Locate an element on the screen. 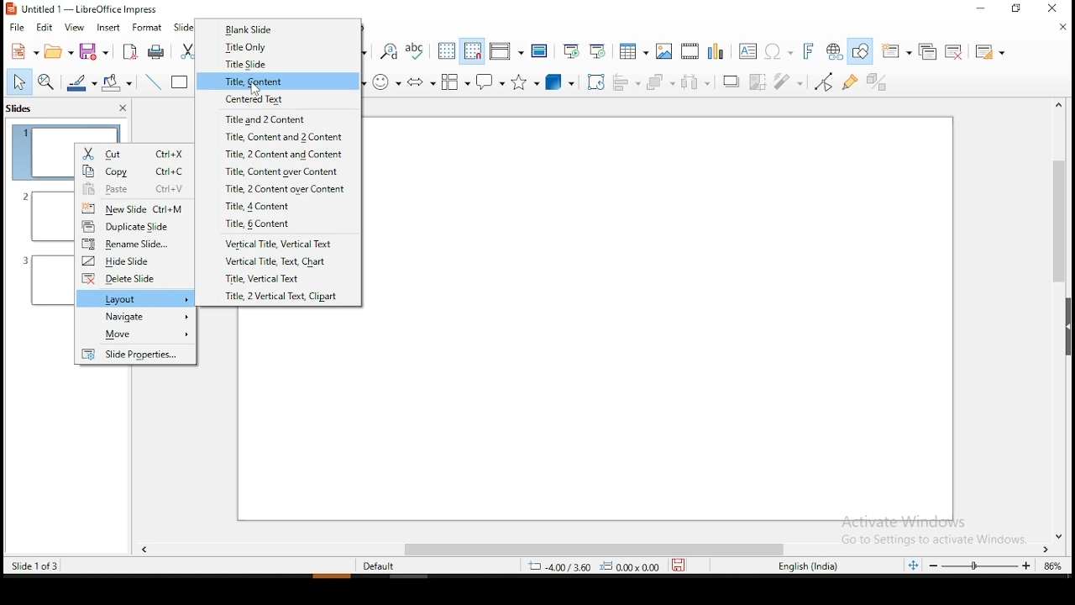 This screenshot has height=605, width=1075. 3D shapes is located at coordinates (561, 82).